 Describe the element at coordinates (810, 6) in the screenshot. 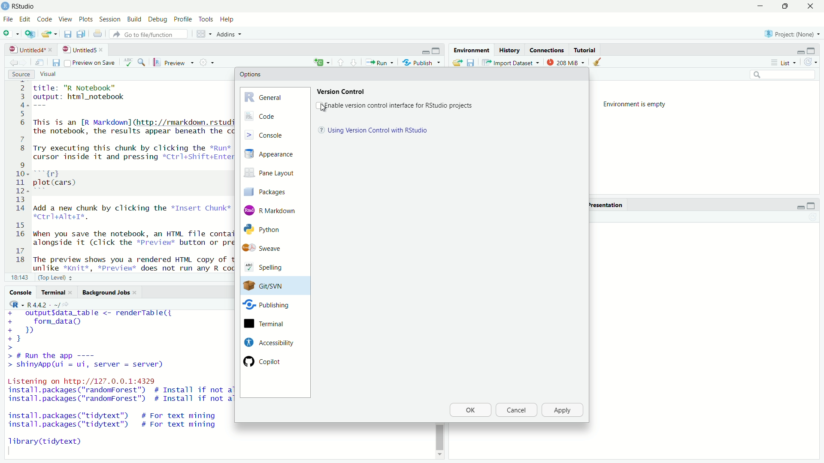

I see `close` at that location.